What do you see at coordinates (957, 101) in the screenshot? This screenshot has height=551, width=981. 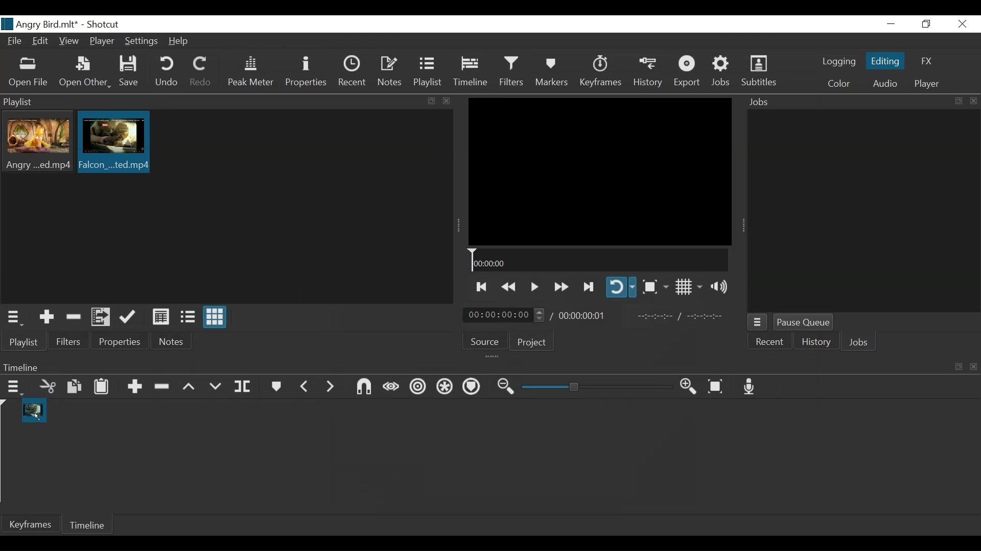 I see `copy` at bounding box center [957, 101].